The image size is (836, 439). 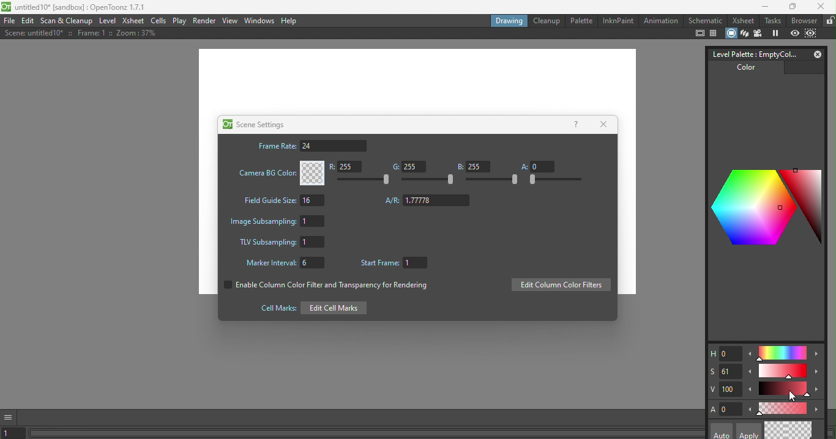 I want to click on Camera BG color, so click(x=280, y=173).